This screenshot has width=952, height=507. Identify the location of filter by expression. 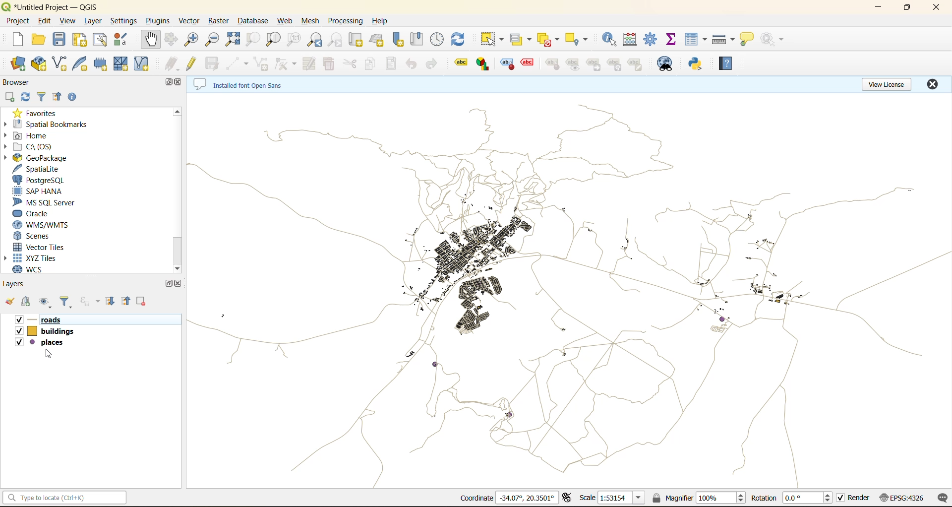
(89, 302).